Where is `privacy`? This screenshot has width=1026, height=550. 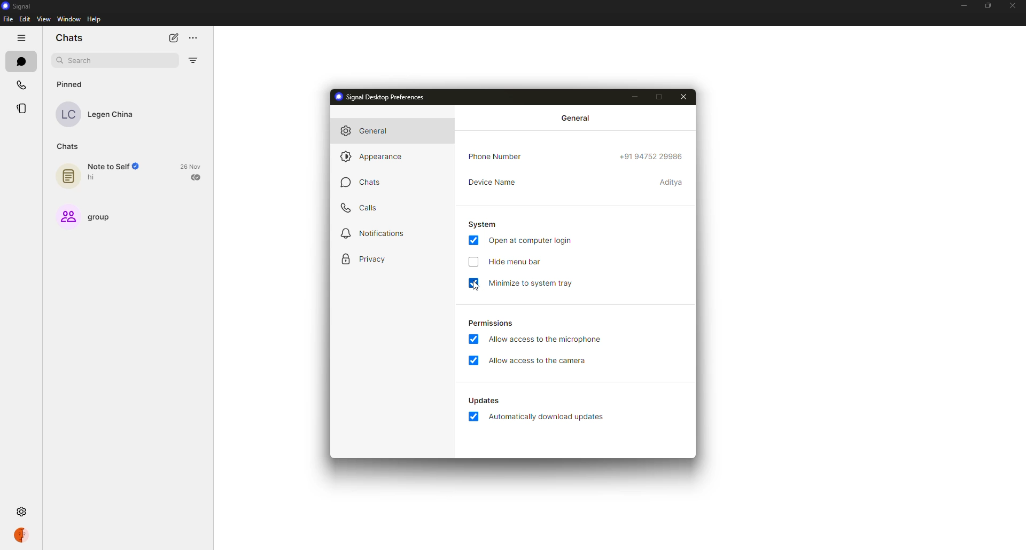 privacy is located at coordinates (362, 258).